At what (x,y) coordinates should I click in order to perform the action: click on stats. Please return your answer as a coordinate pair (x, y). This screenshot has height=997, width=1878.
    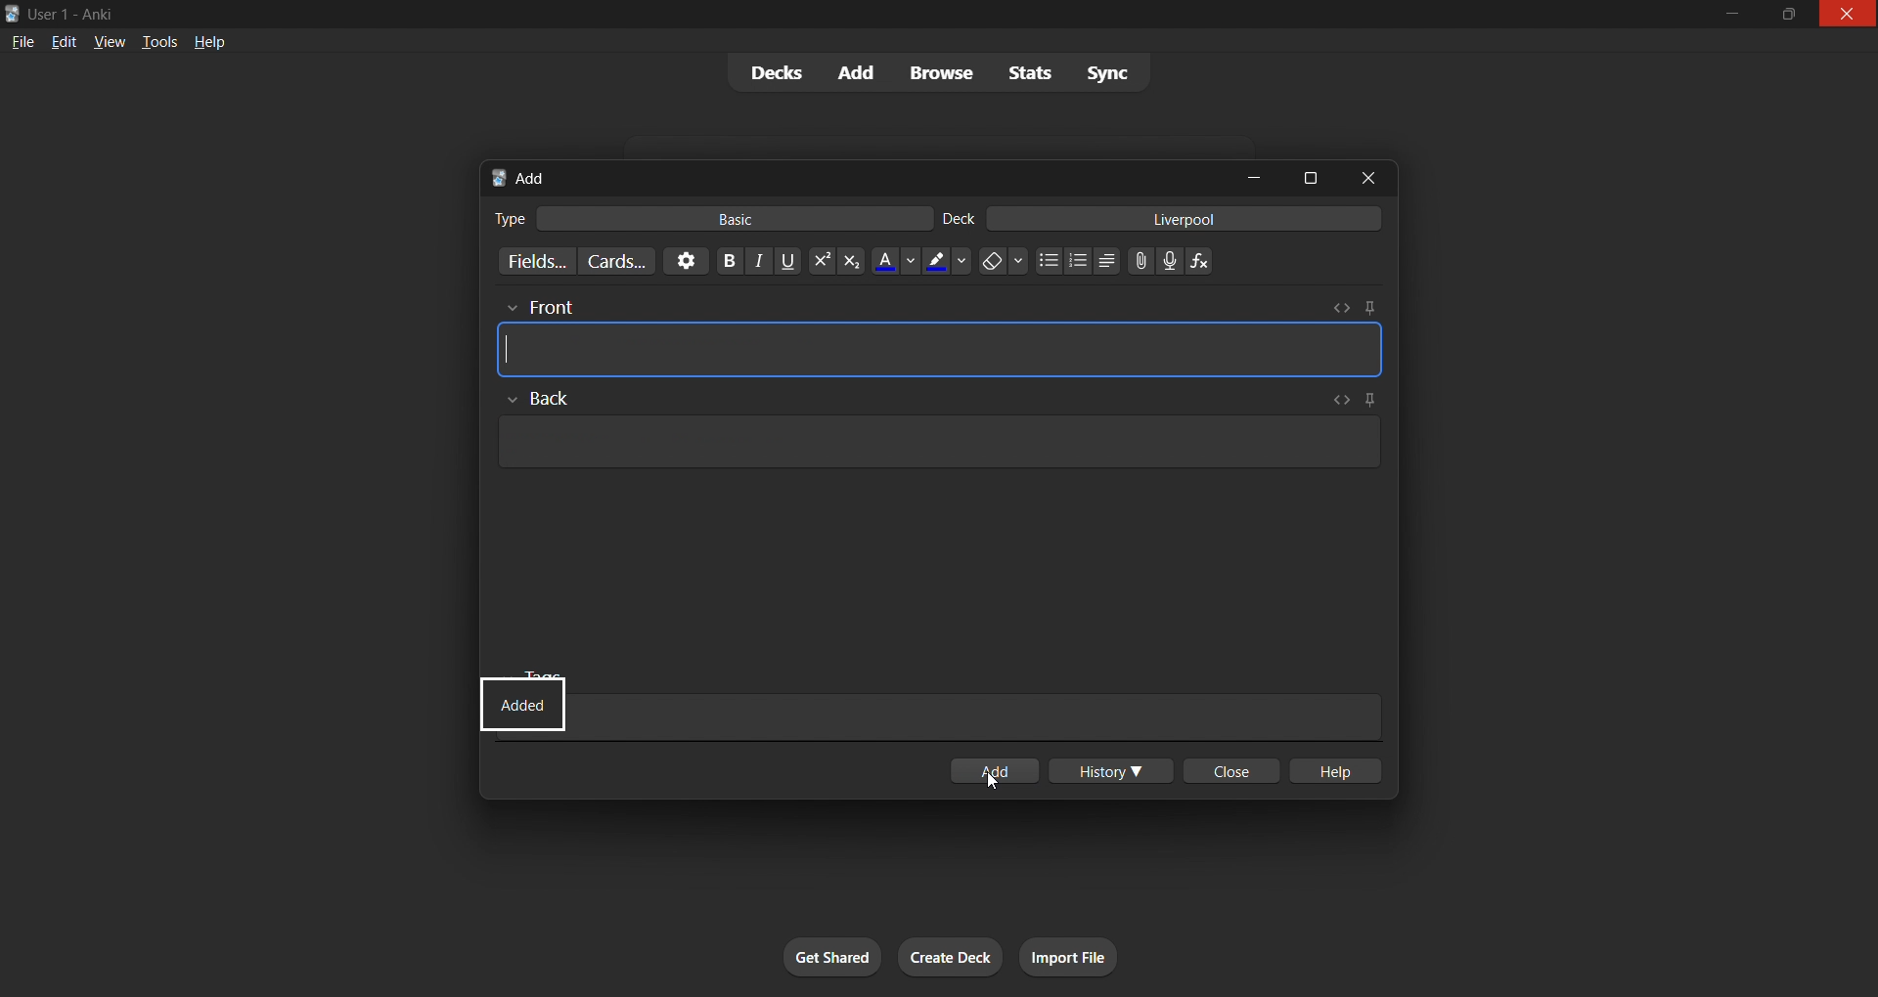
    Looking at the image, I should click on (1031, 74).